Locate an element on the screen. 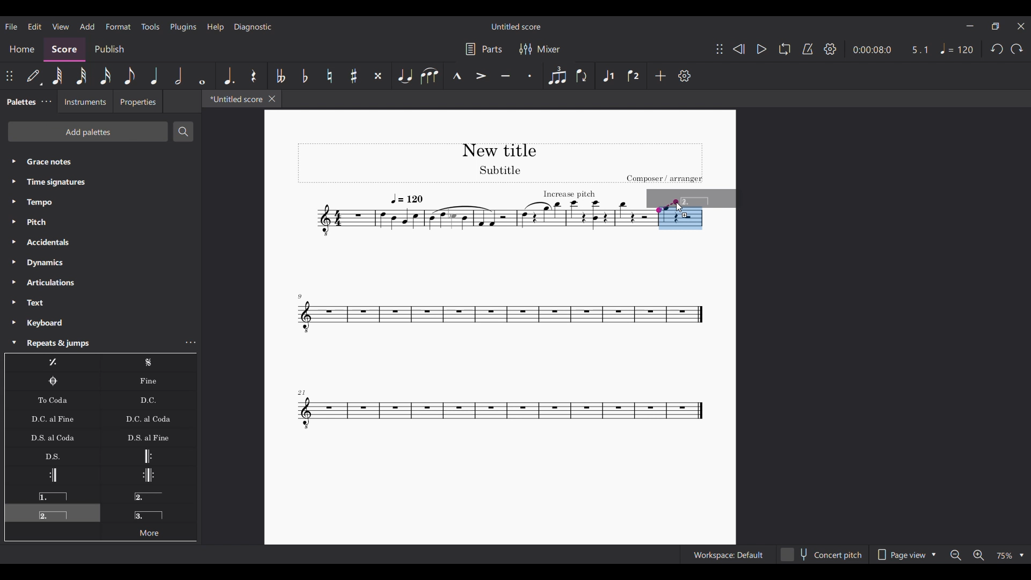 This screenshot has height=580, width=1031. Metronome is located at coordinates (808, 49).